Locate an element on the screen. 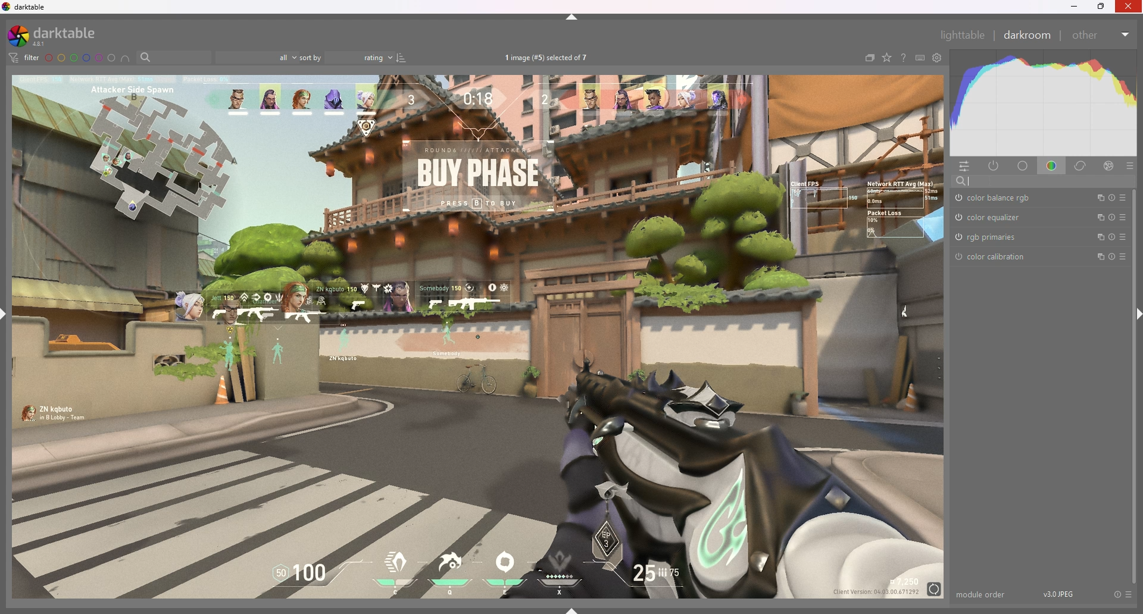 The image size is (1143, 614). filter is located at coordinates (25, 58).